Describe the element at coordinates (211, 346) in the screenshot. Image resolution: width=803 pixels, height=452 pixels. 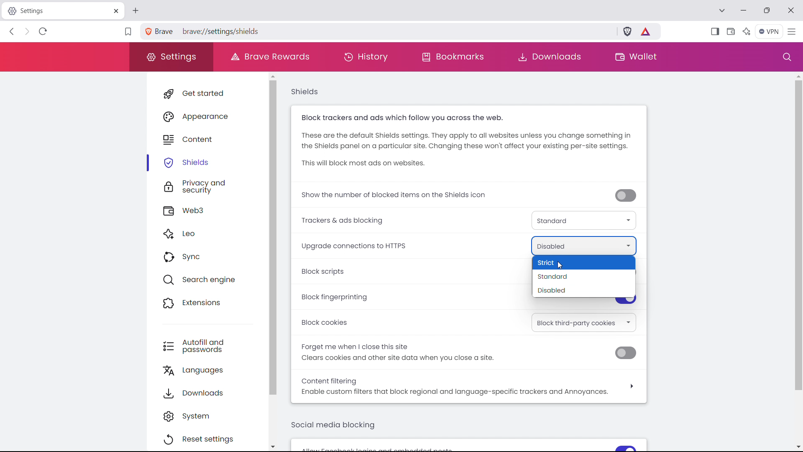
I see `autofill and passwords` at that location.